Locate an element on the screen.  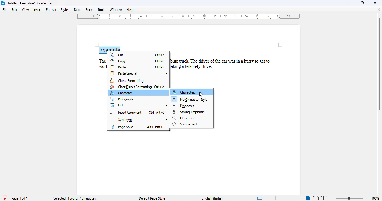
Zoom in is located at coordinates (366, 197).